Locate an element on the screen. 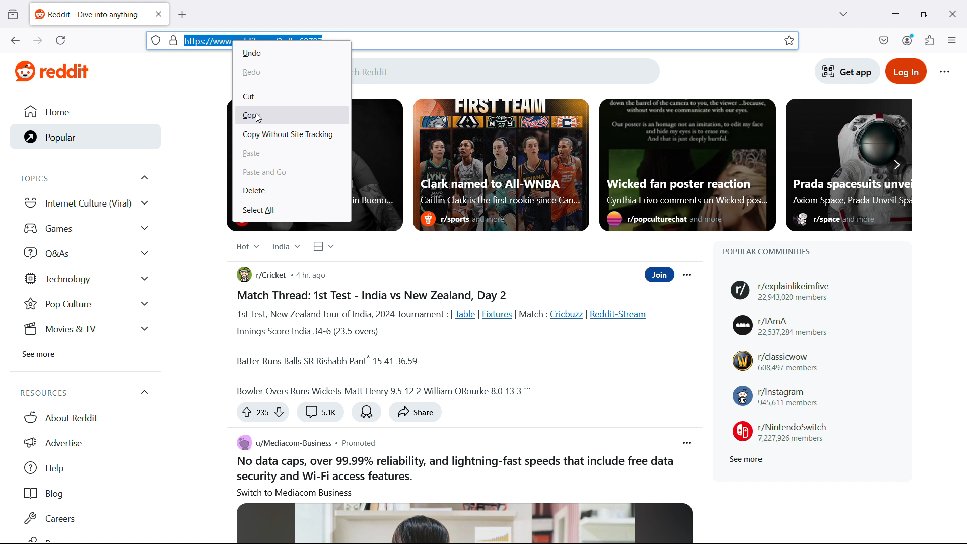 The height and width of the screenshot is (544, 967). games is located at coordinates (87, 227).